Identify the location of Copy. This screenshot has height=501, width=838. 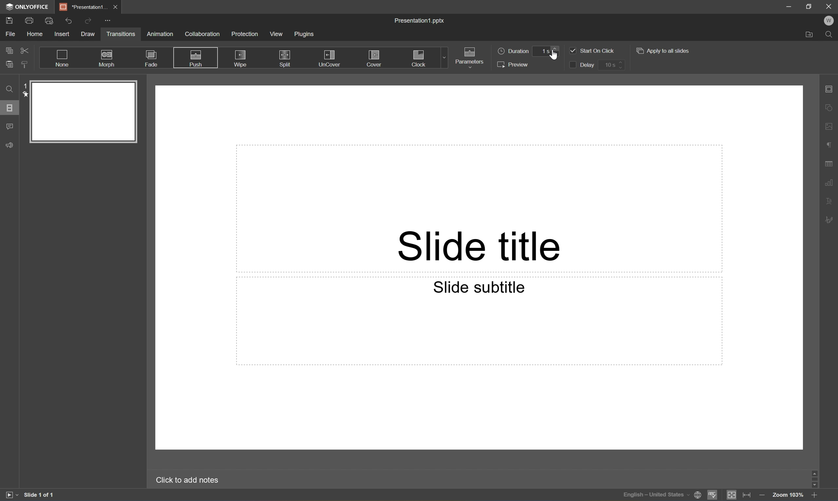
(9, 50).